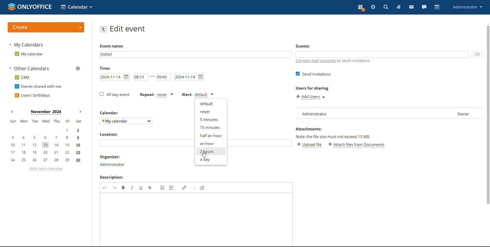 Image resolution: width=490 pixels, height=247 pixels. I want to click on feed, so click(399, 8).